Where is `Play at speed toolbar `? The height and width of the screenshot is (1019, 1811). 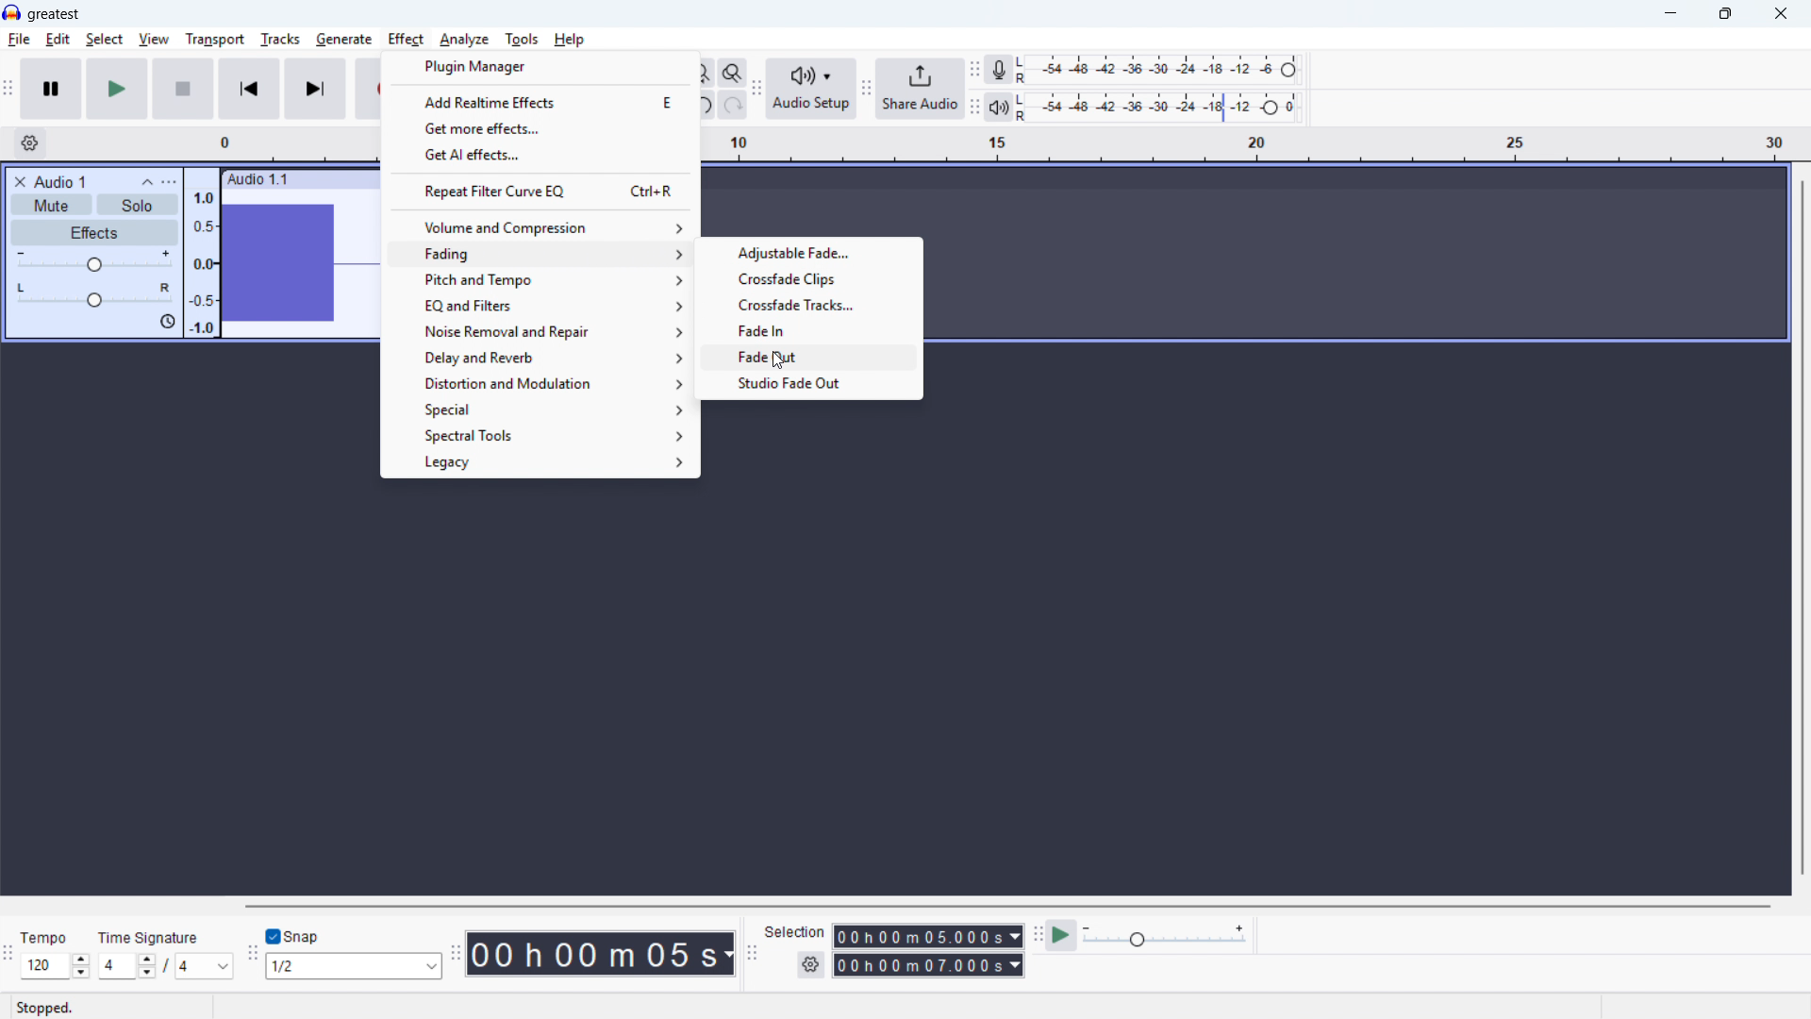
Play at speed toolbar  is located at coordinates (1038, 938).